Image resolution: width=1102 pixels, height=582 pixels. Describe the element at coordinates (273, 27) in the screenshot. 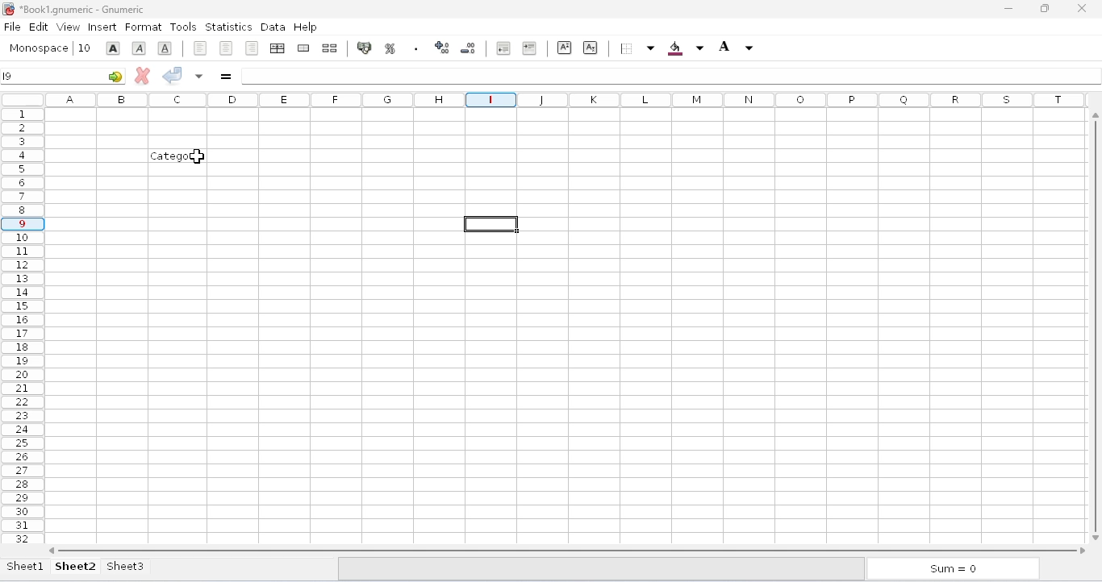

I see `data` at that location.